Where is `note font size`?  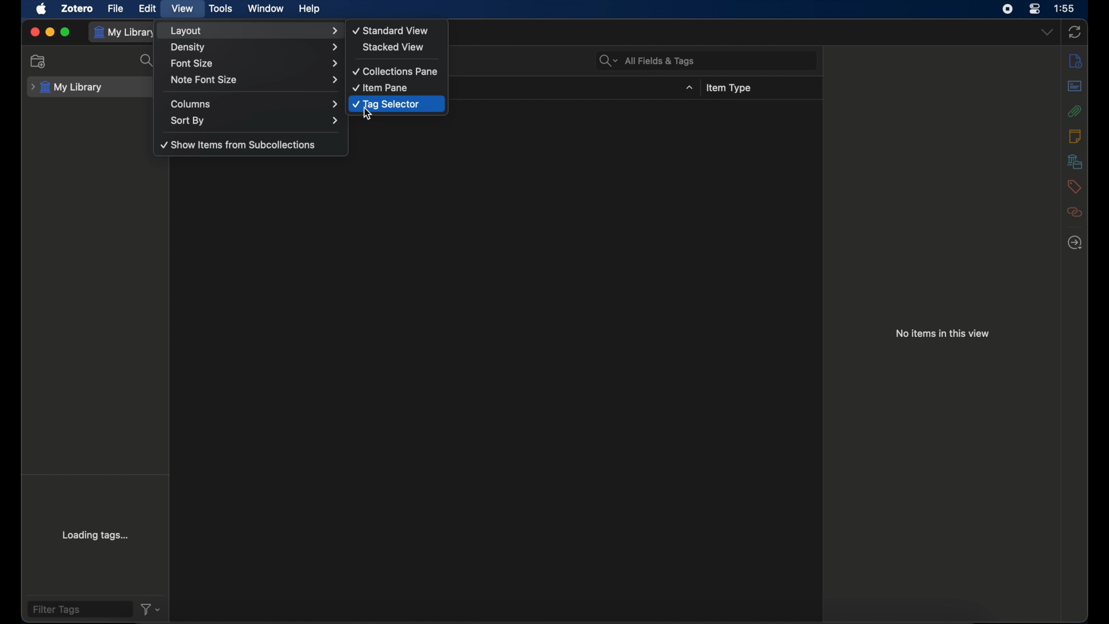 note font size is located at coordinates (254, 80).